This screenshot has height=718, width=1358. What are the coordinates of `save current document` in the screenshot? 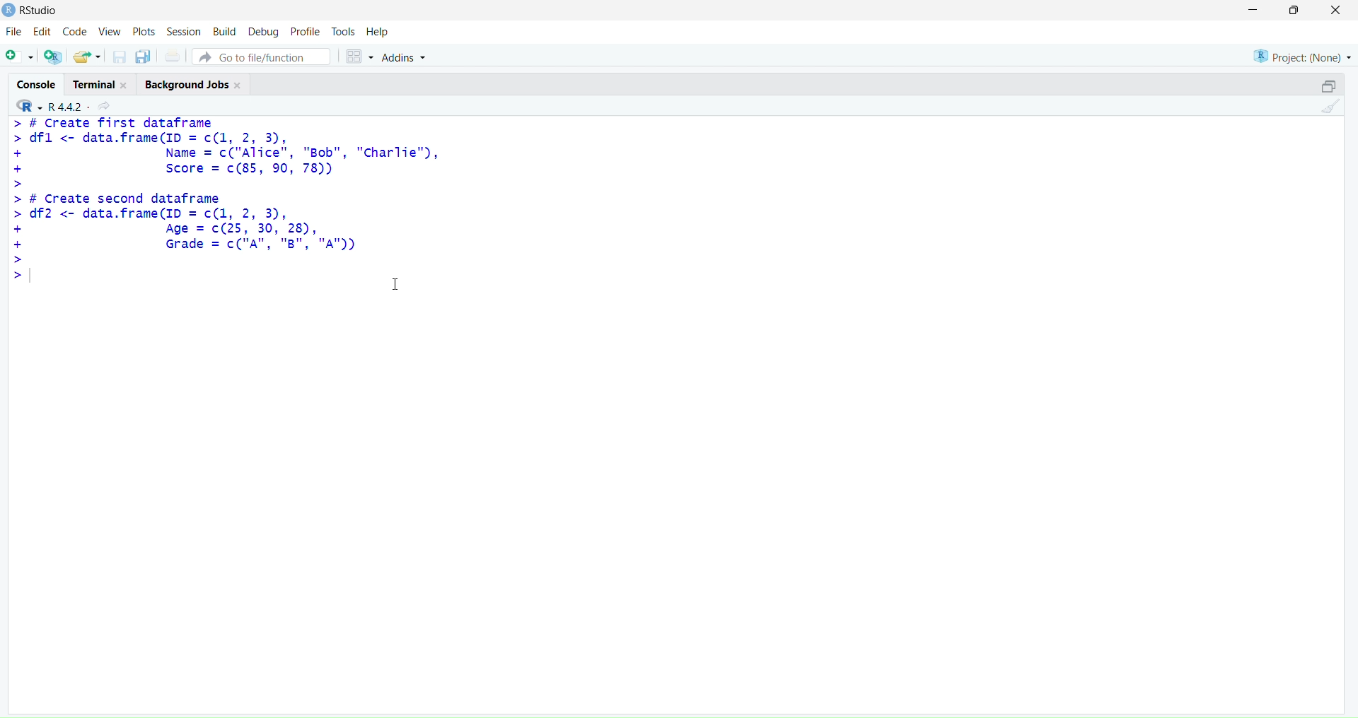 It's located at (120, 57).